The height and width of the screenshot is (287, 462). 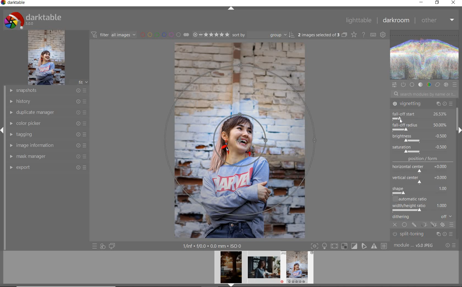 What do you see at coordinates (363, 34) in the screenshot?
I see `ENABLE ONLINE FOR HELP` at bounding box center [363, 34].